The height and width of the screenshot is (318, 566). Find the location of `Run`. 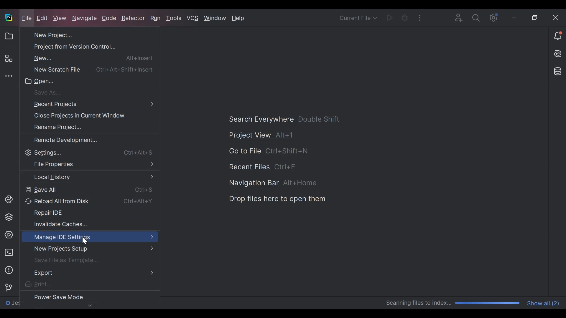

Run is located at coordinates (156, 18).